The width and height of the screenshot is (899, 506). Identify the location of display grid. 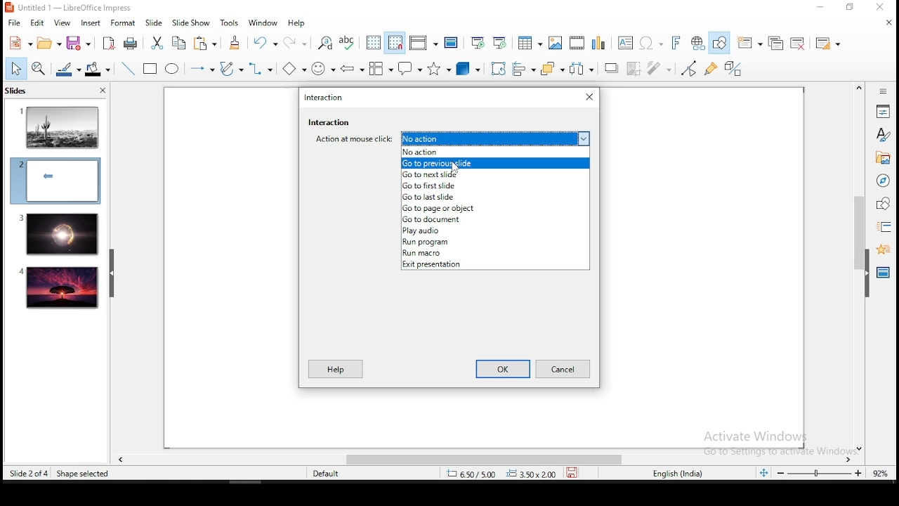
(373, 42).